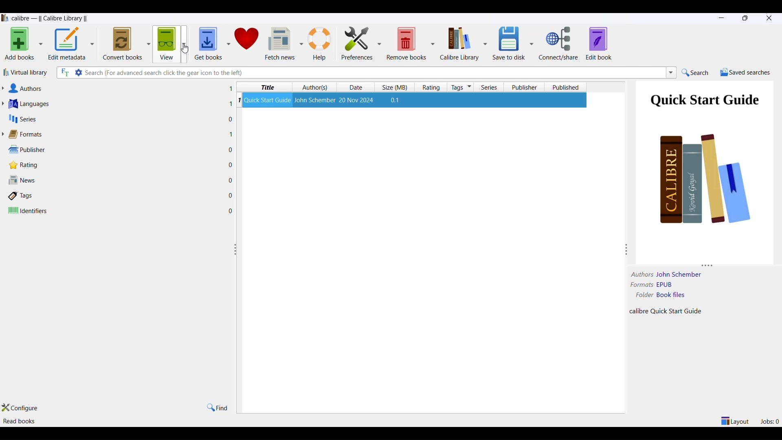  What do you see at coordinates (434, 44) in the screenshot?
I see `remove books options dropdown button` at bounding box center [434, 44].